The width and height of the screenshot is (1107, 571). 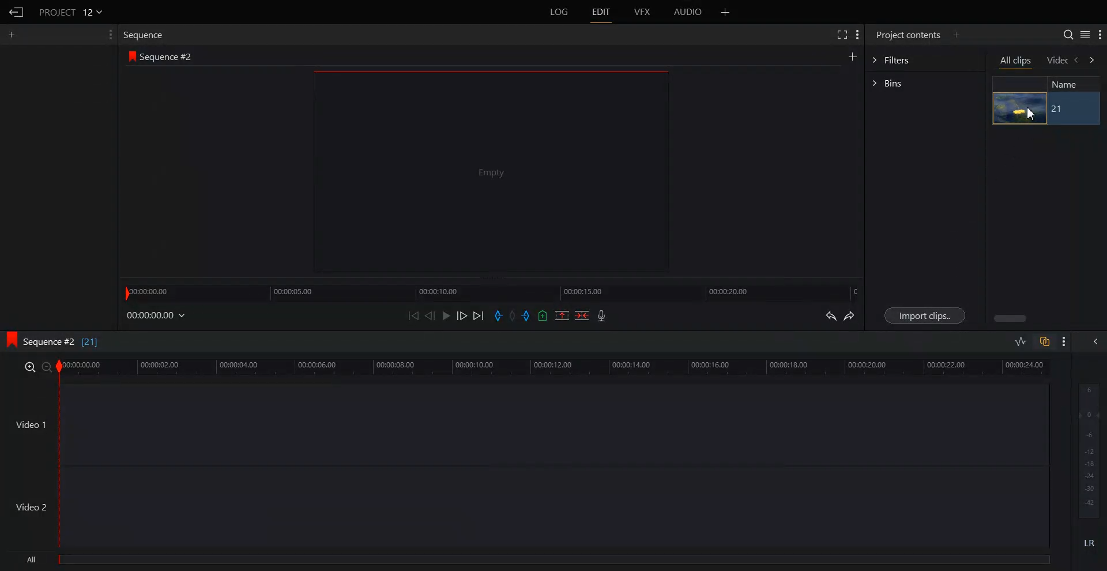 I want to click on Video 1, so click(x=30, y=424).